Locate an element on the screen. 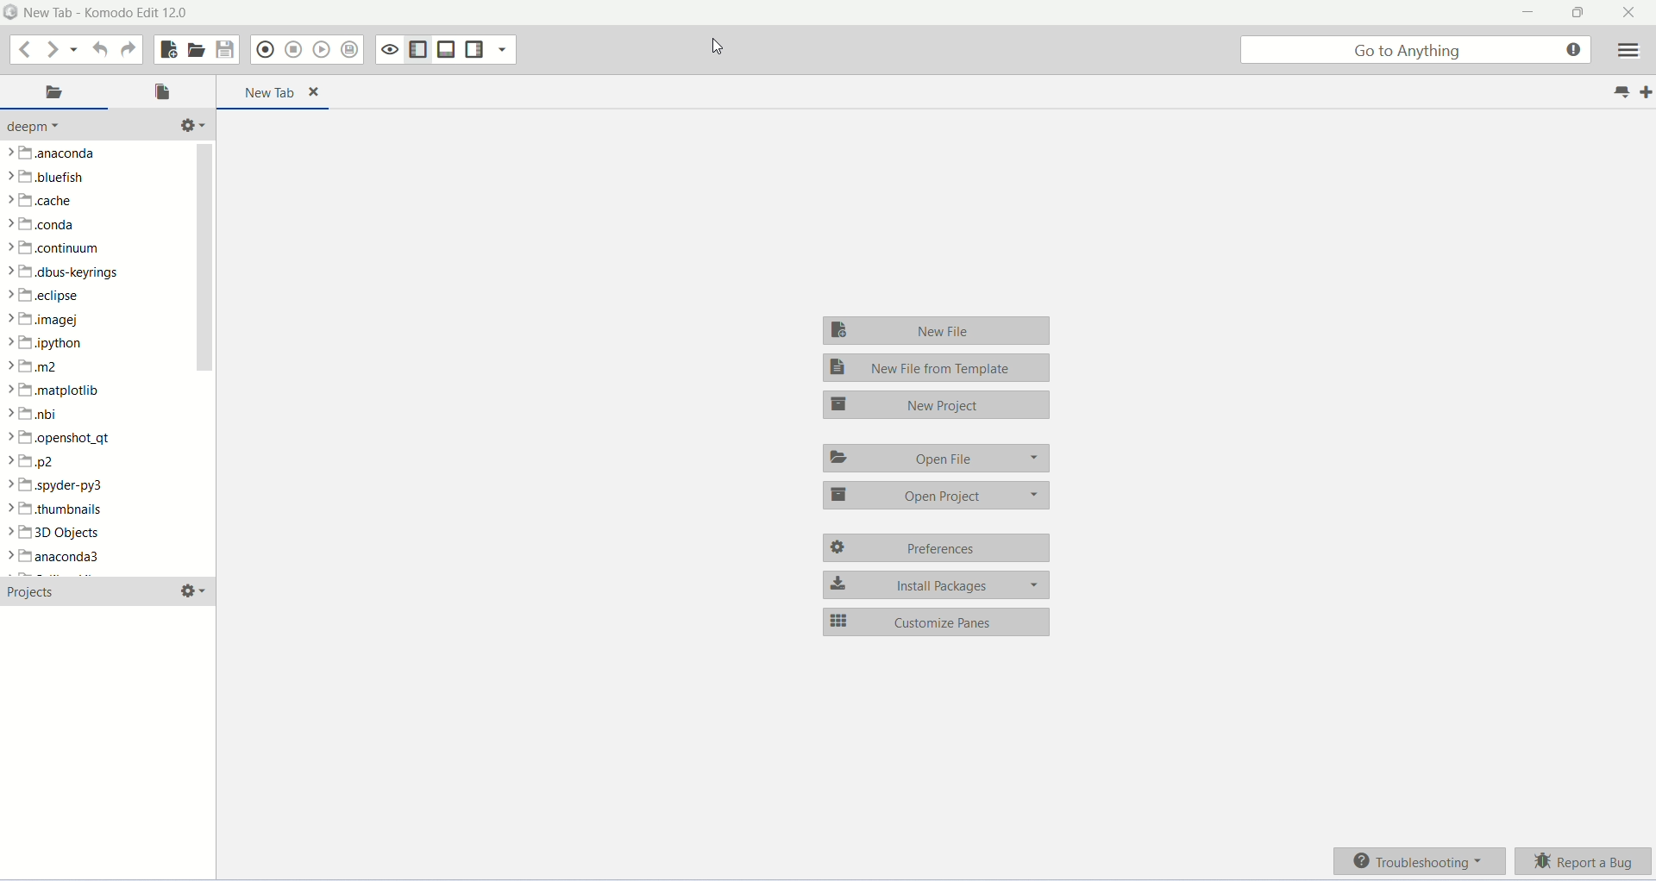 The height and width of the screenshot is (881, 1656). go to anything is located at coordinates (1416, 50).